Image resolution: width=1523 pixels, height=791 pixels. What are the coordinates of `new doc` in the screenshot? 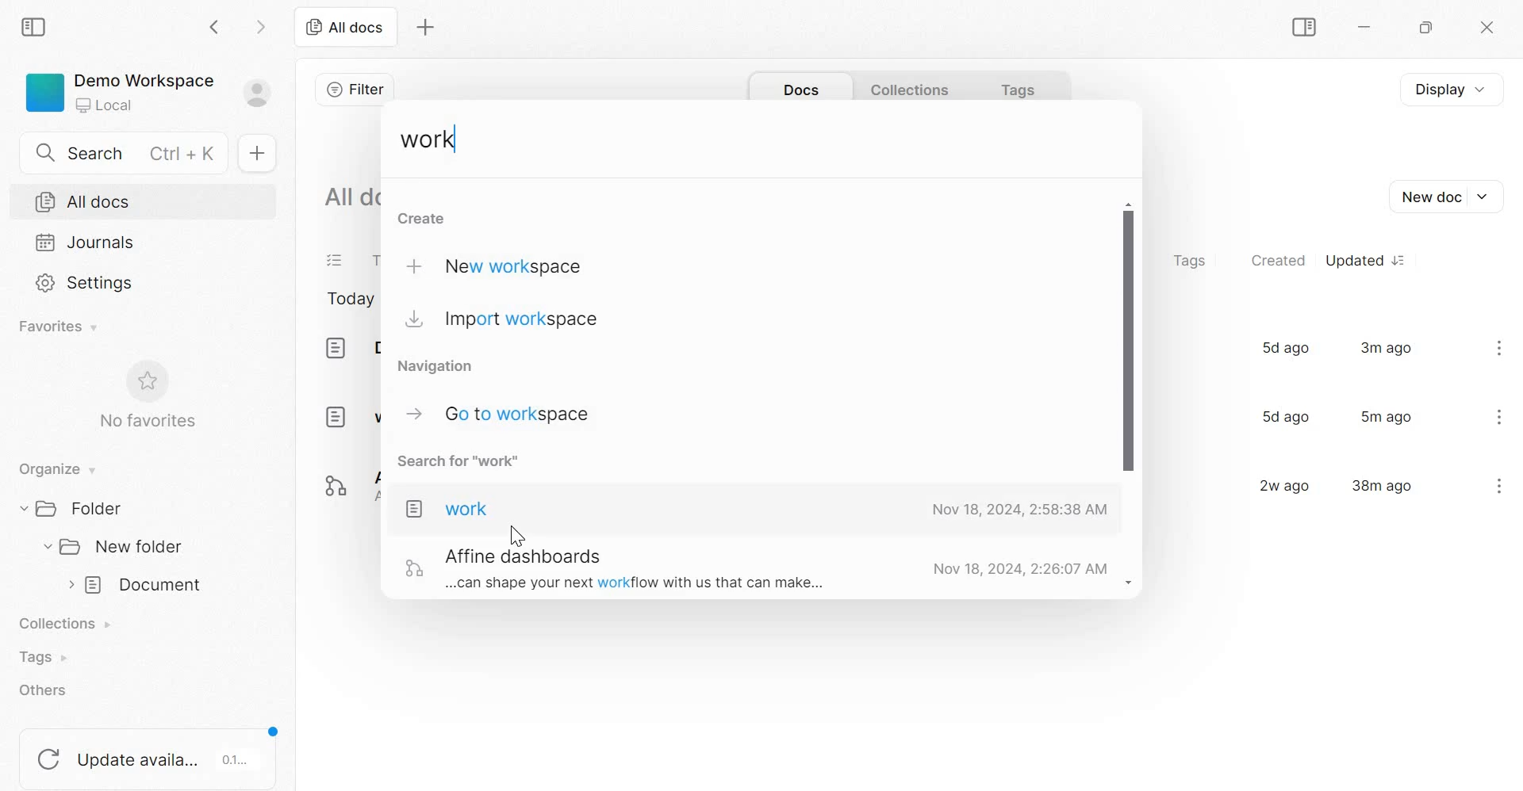 It's located at (255, 152).